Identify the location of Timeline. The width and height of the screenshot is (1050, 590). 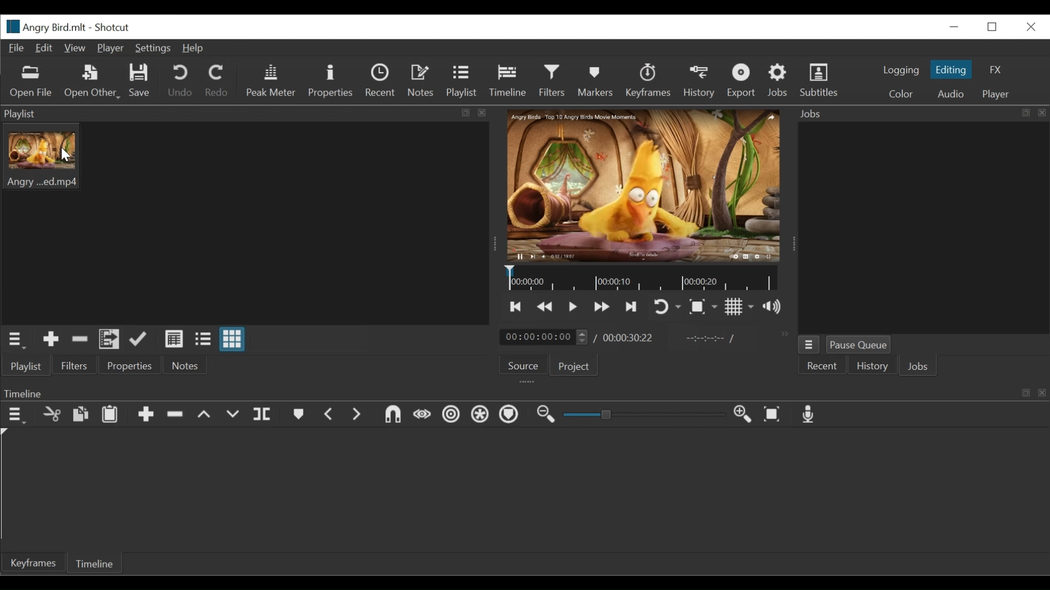
(524, 392).